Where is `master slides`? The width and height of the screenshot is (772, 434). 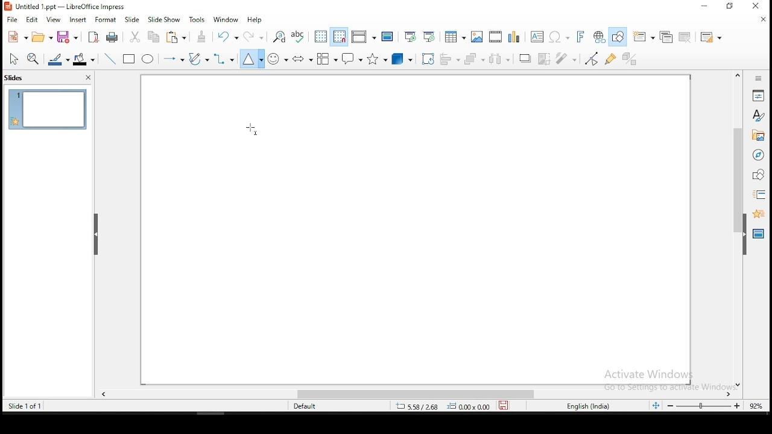 master slides is located at coordinates (757, 236).